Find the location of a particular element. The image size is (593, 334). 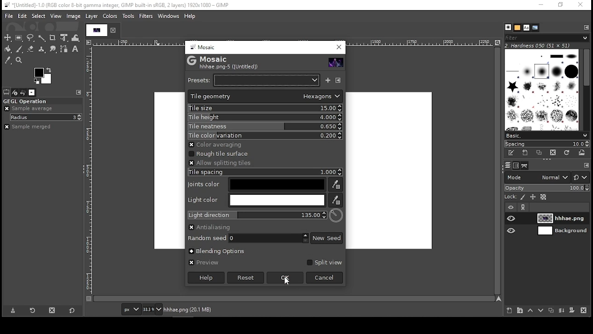

help is located at coordinates (206, 277).